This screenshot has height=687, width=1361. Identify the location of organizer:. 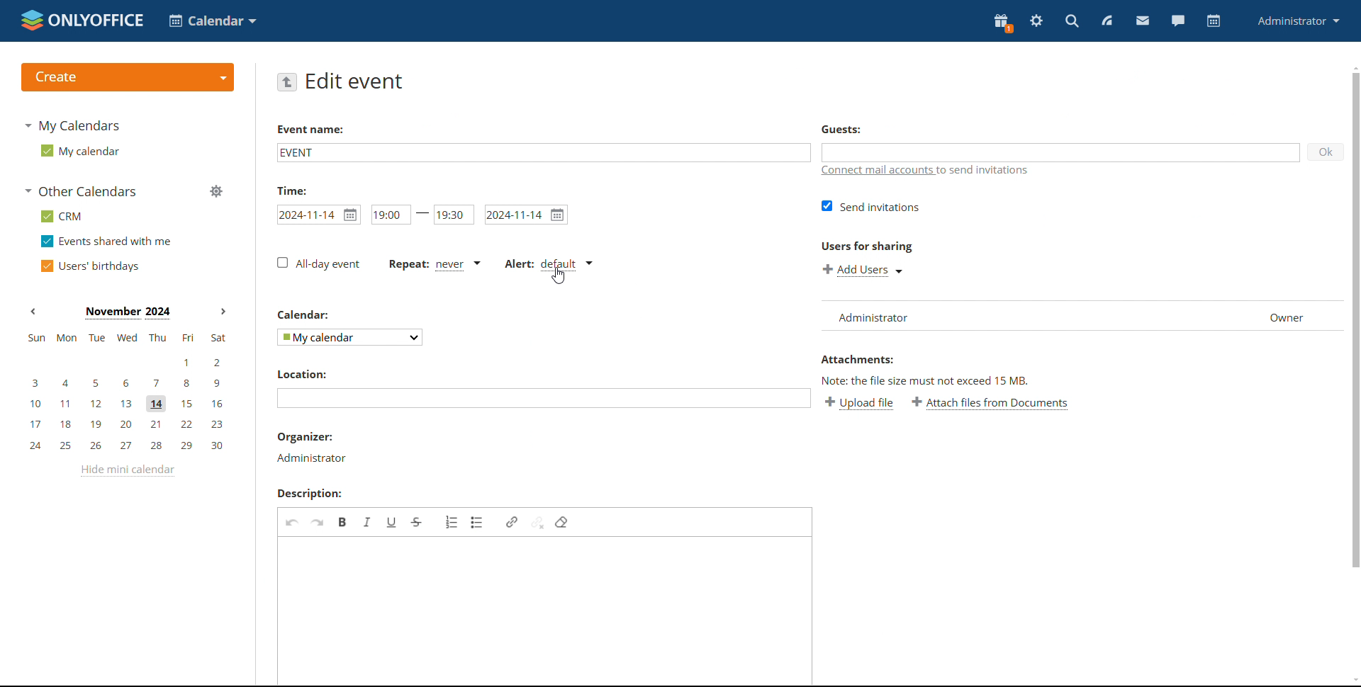
(306, 437).